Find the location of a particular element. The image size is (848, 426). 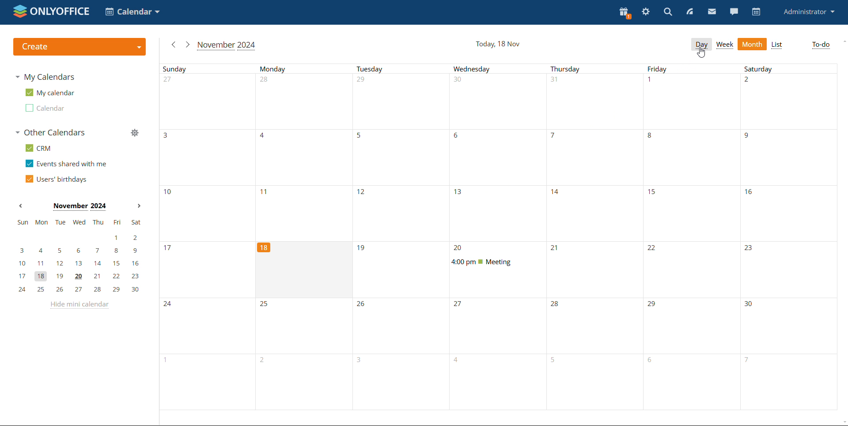

profile is located at coordinates (809, 12).